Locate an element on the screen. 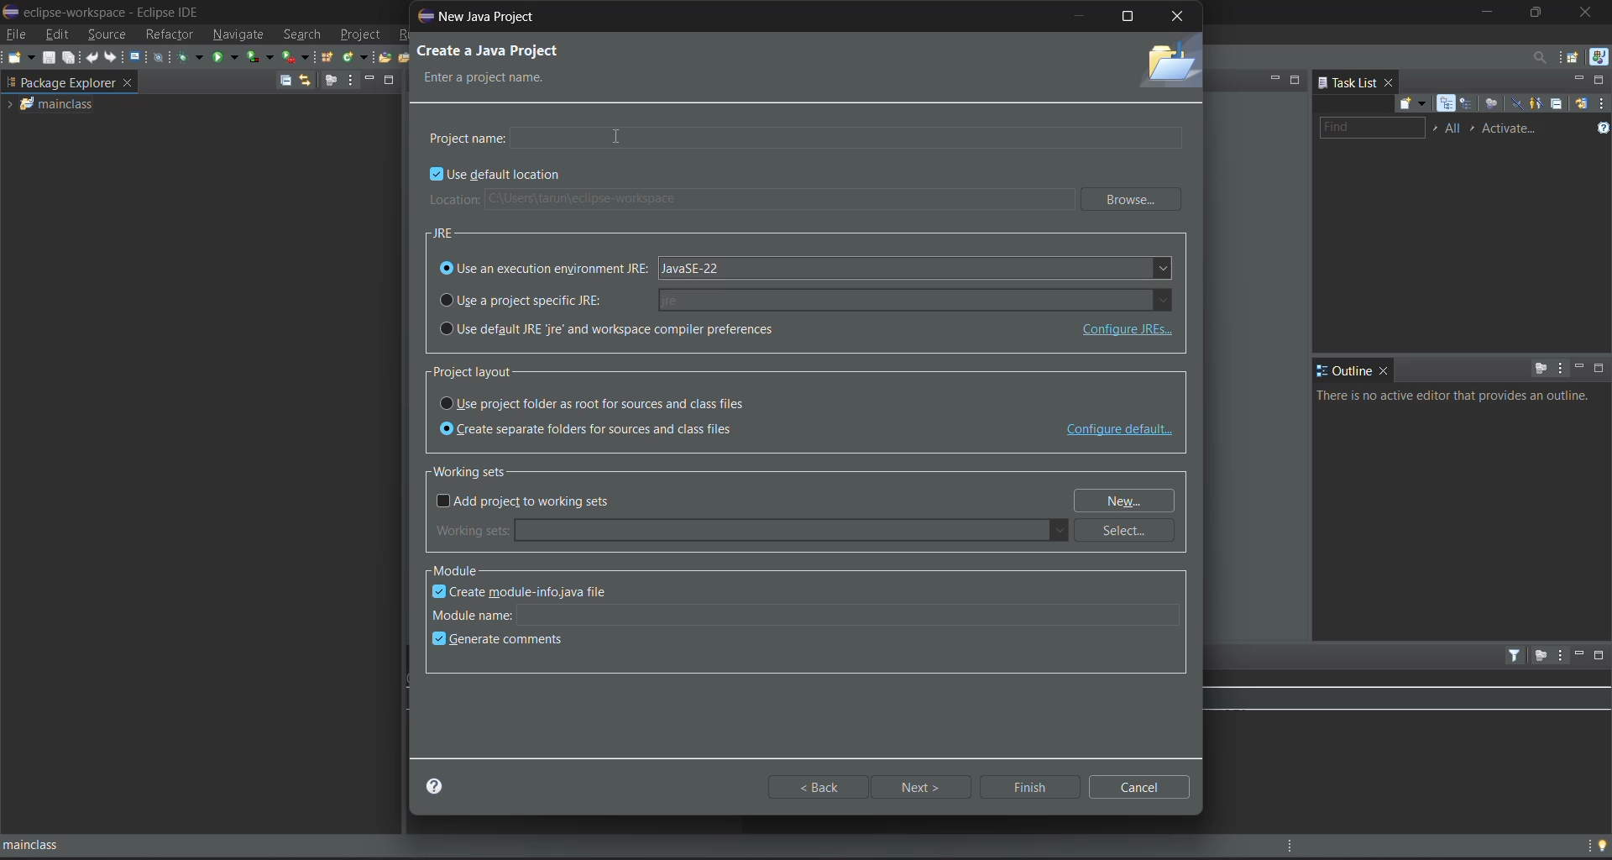 This screenshot has height=860, width=1612. run is located at coordinates (226, 57).